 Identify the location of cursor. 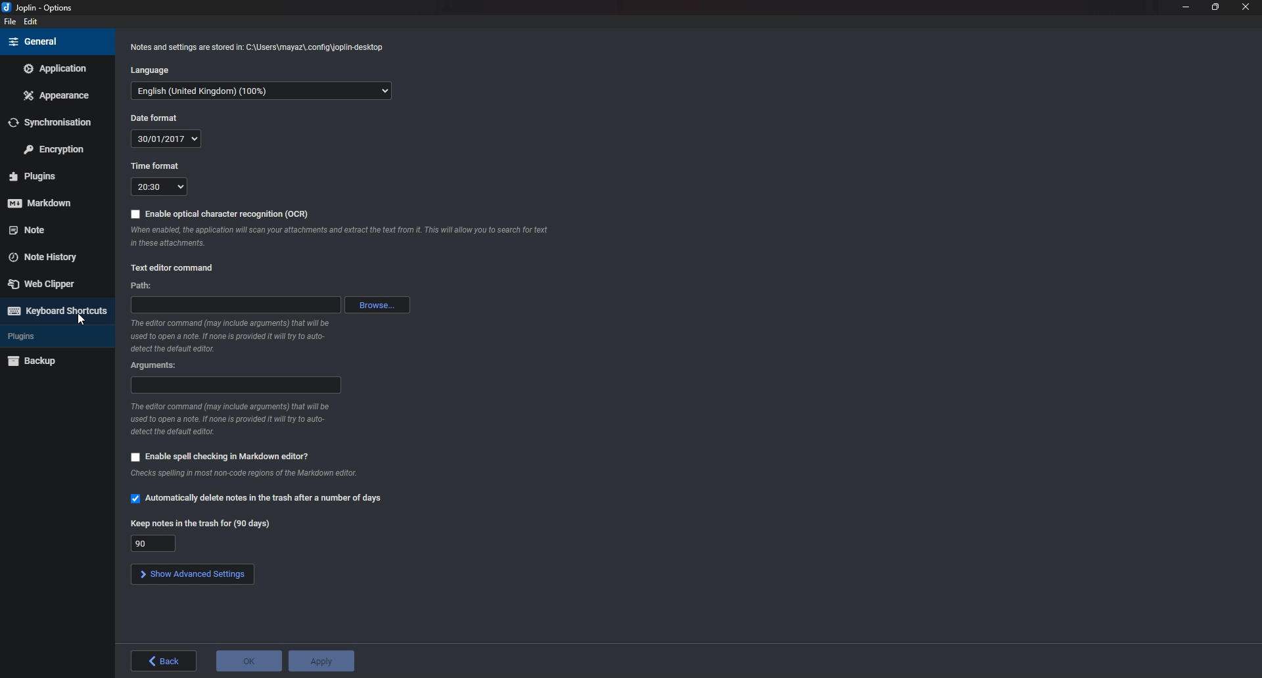
(82, 322).